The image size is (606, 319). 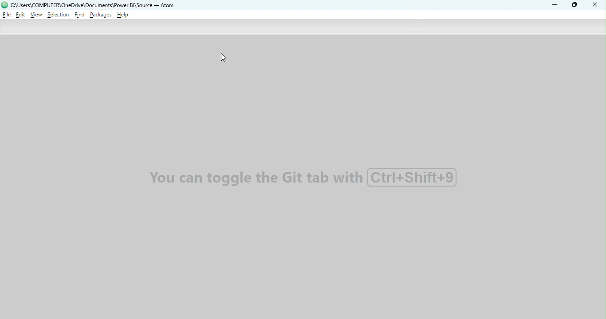 I want to click on Edit, so click(x=20, y=16).